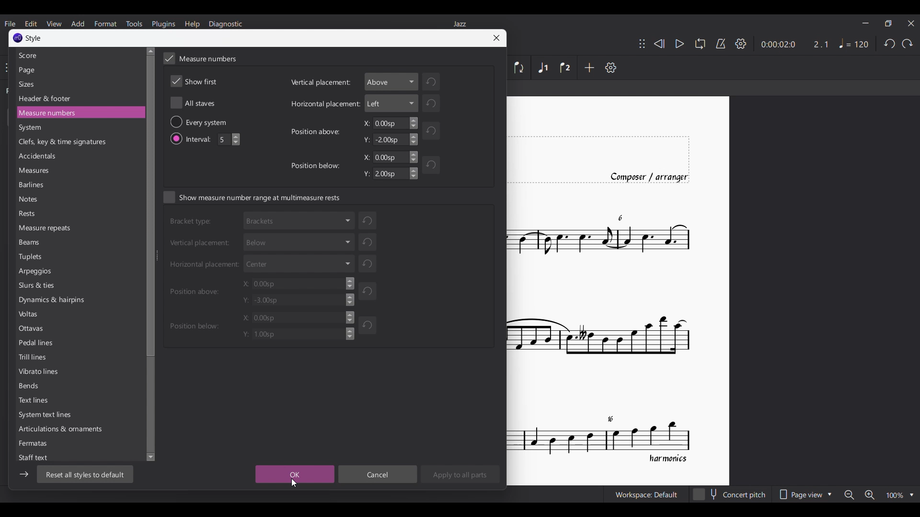  What do you see at coordinates (55, 301) in the screenshot?
I see `Dynamic` at bounding box center [55, 301].